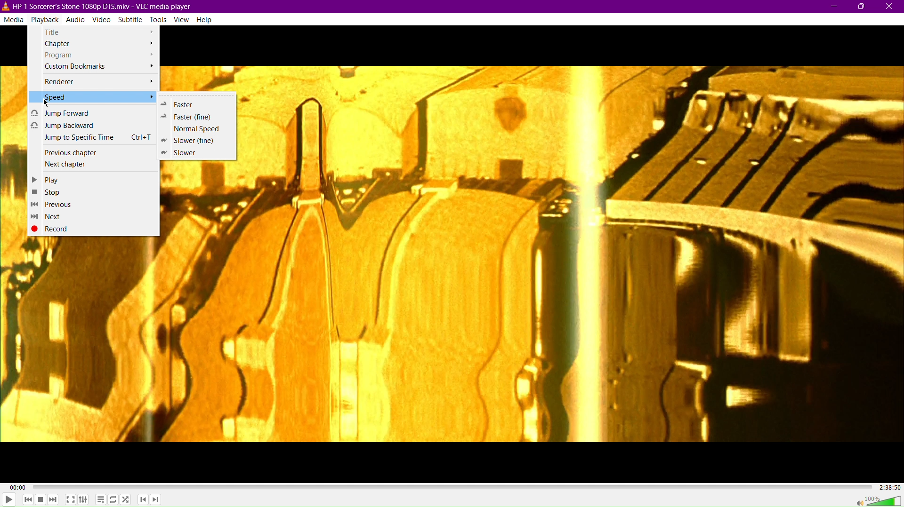 This screenshot has height=507, width=904. I want to click on Minimize, so click(834, 7).